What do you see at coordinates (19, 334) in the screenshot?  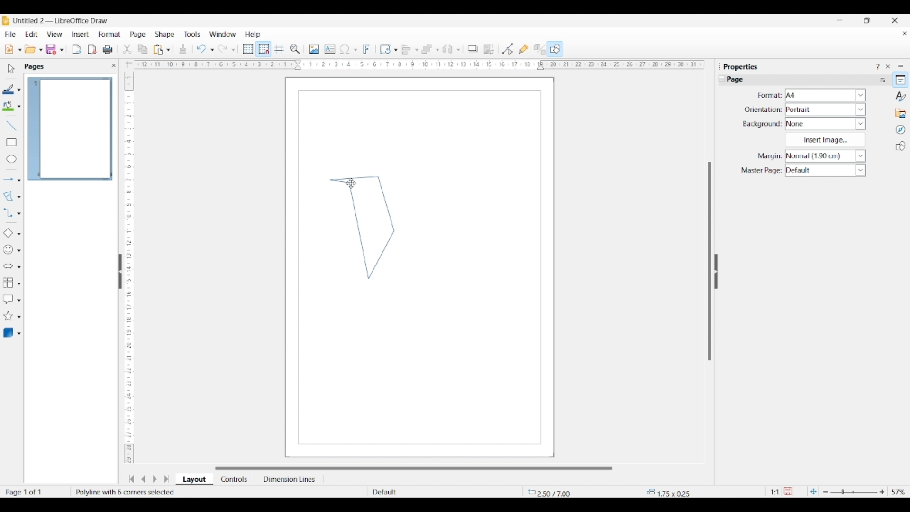 I see `3D shape options` at bounding box center [19, 334].